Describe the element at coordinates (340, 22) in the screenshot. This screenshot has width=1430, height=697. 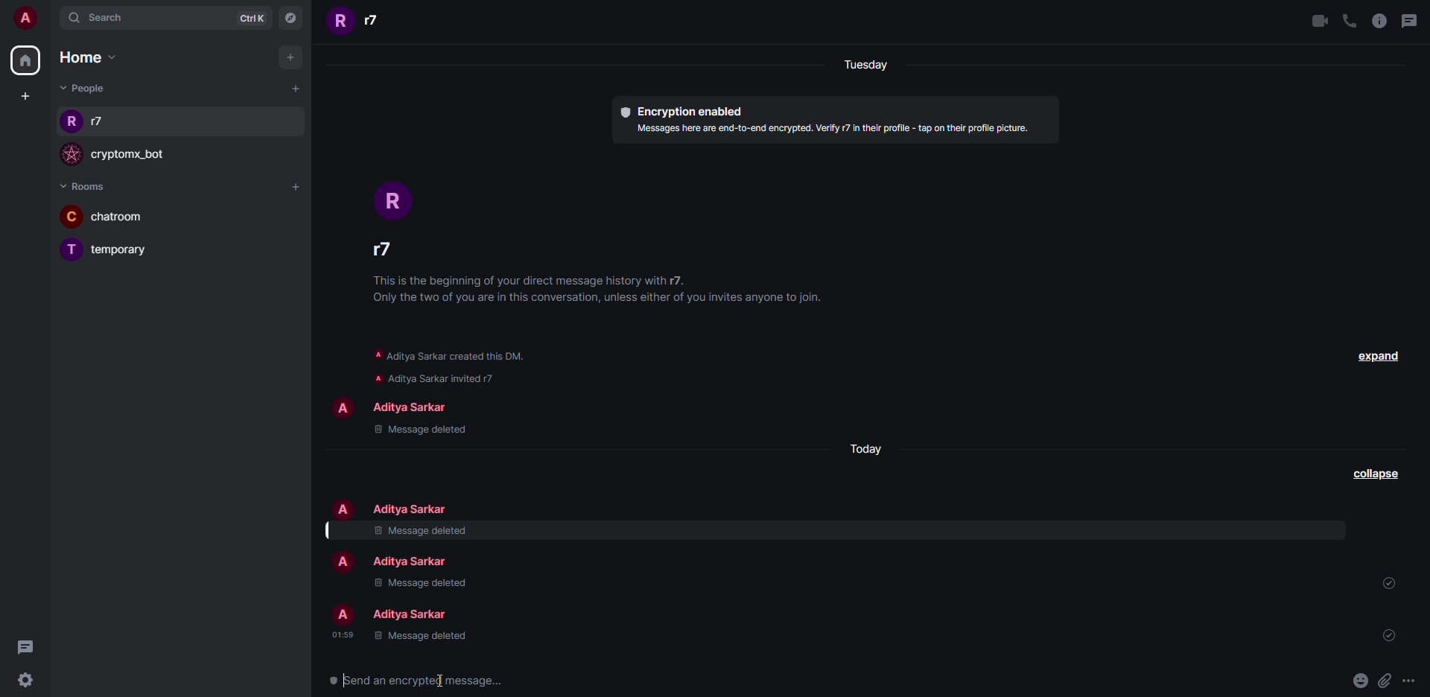
I see `profile` at that location.